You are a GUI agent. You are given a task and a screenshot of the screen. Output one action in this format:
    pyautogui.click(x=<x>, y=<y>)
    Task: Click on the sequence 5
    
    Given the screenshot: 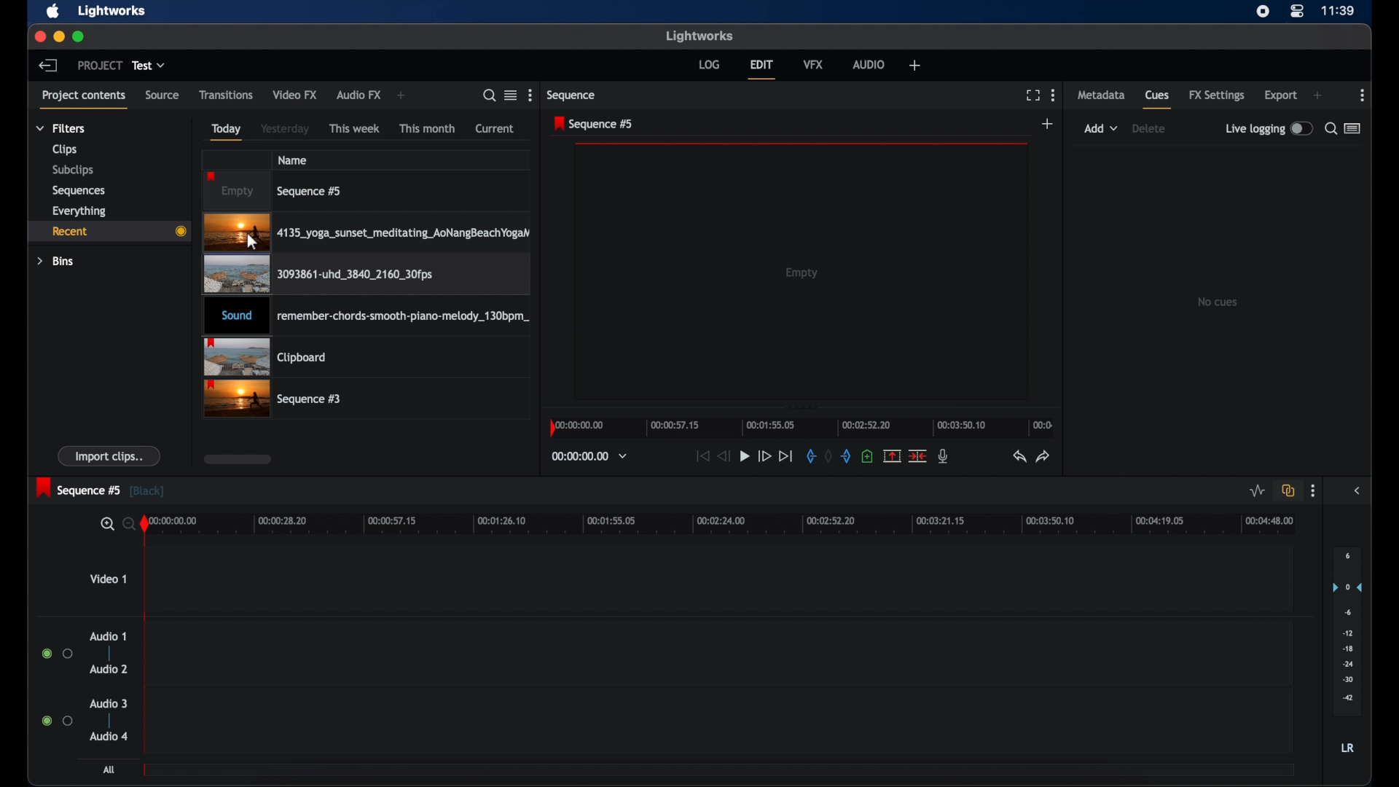 What is the action you would take?
    pyautogui.click(x=275, y=191)
    